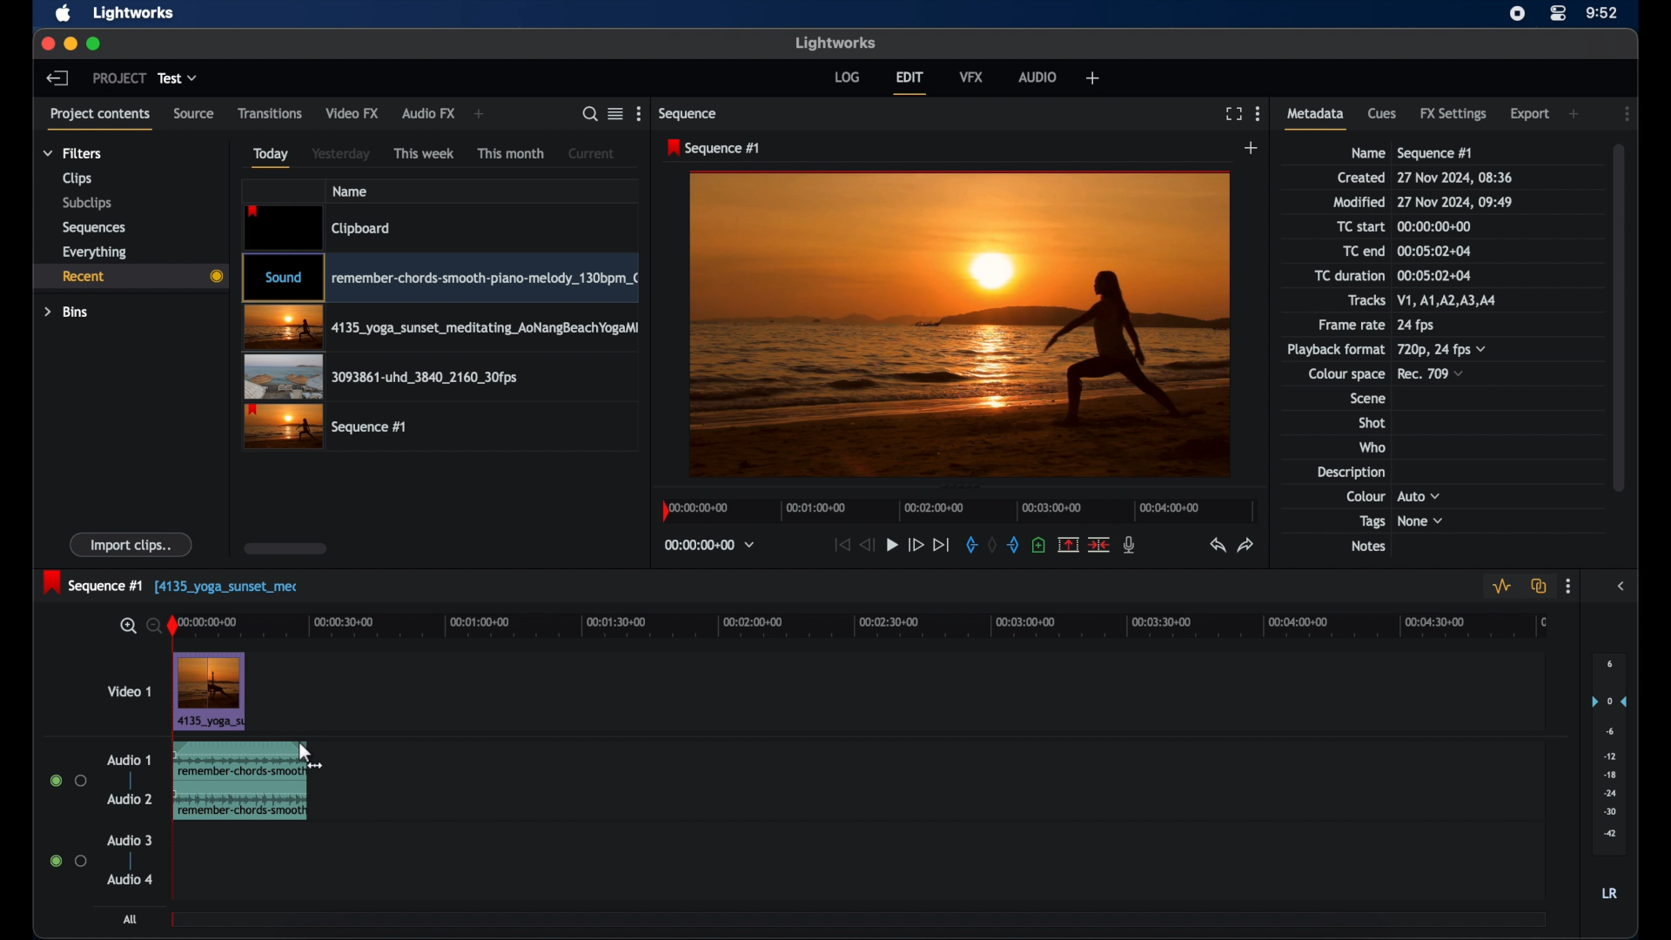 The image size is (1671, 940). Describe the element at coordinates (512, 154) in the screenshot. I see `this month` at that location.